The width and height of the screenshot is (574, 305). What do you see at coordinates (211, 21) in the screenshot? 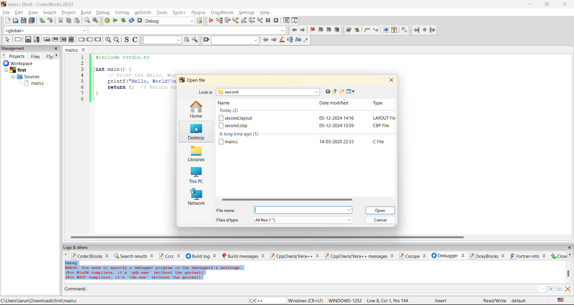
I see `debug/continue` at bounding box center [211, 21].